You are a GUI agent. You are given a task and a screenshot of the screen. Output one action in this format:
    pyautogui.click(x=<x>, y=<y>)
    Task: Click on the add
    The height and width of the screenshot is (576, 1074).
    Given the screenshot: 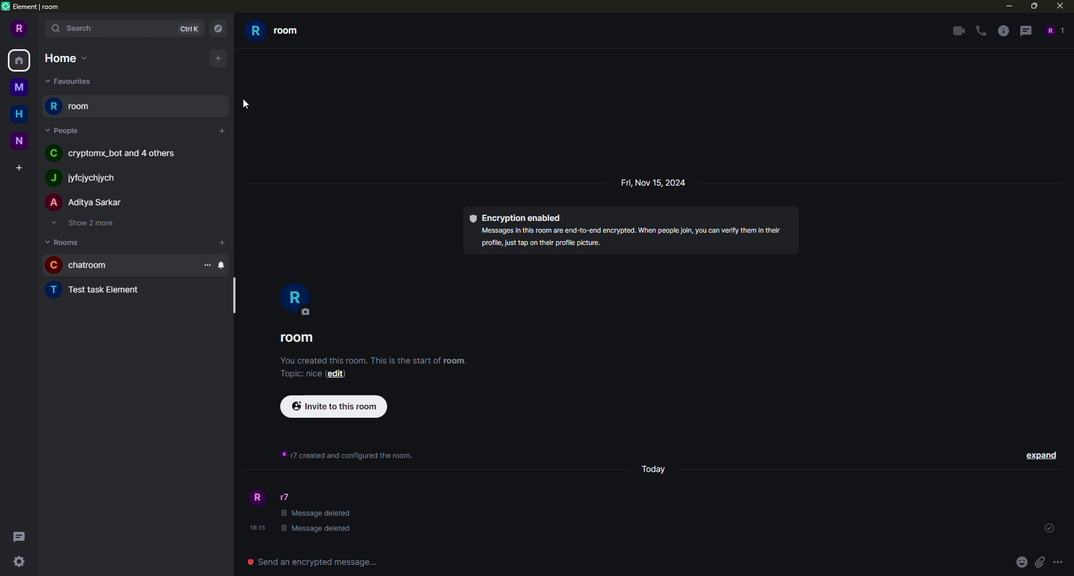 What is the action you would take?
    pyautogui.click(x=218, y=57)
    